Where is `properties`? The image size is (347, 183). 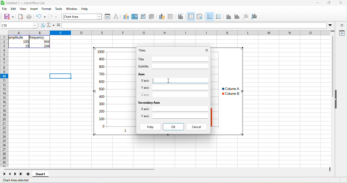
properties is located at coordinates (341, 33).